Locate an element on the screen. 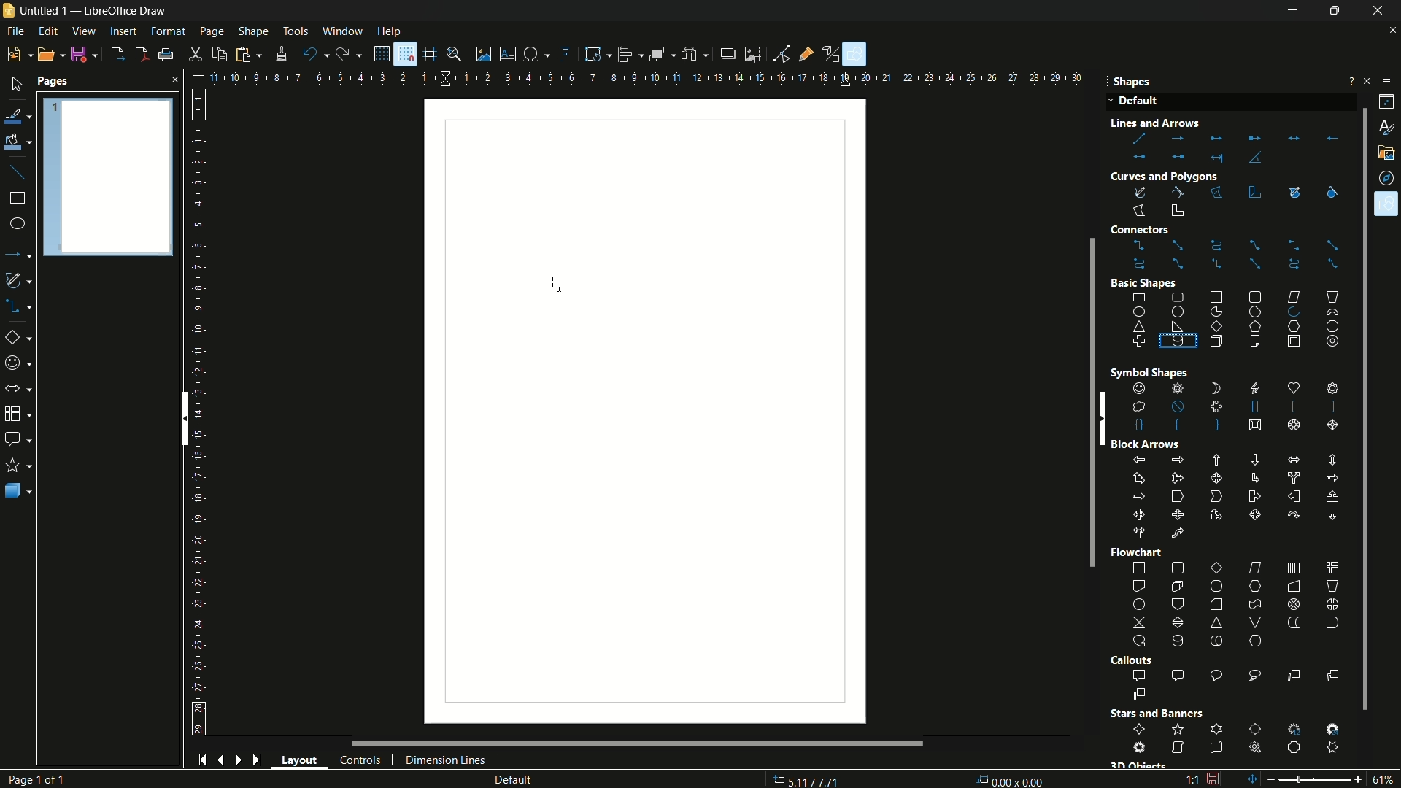  show gluepoint functions is located at coordinates (807, 53).